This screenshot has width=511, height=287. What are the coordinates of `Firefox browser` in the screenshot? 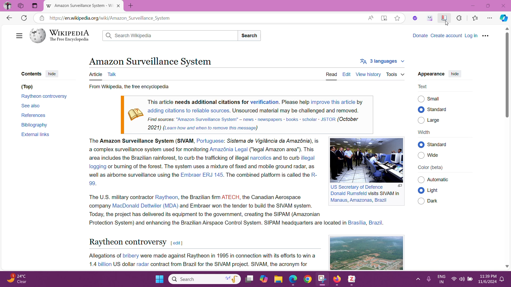 It's located at (338, 279).